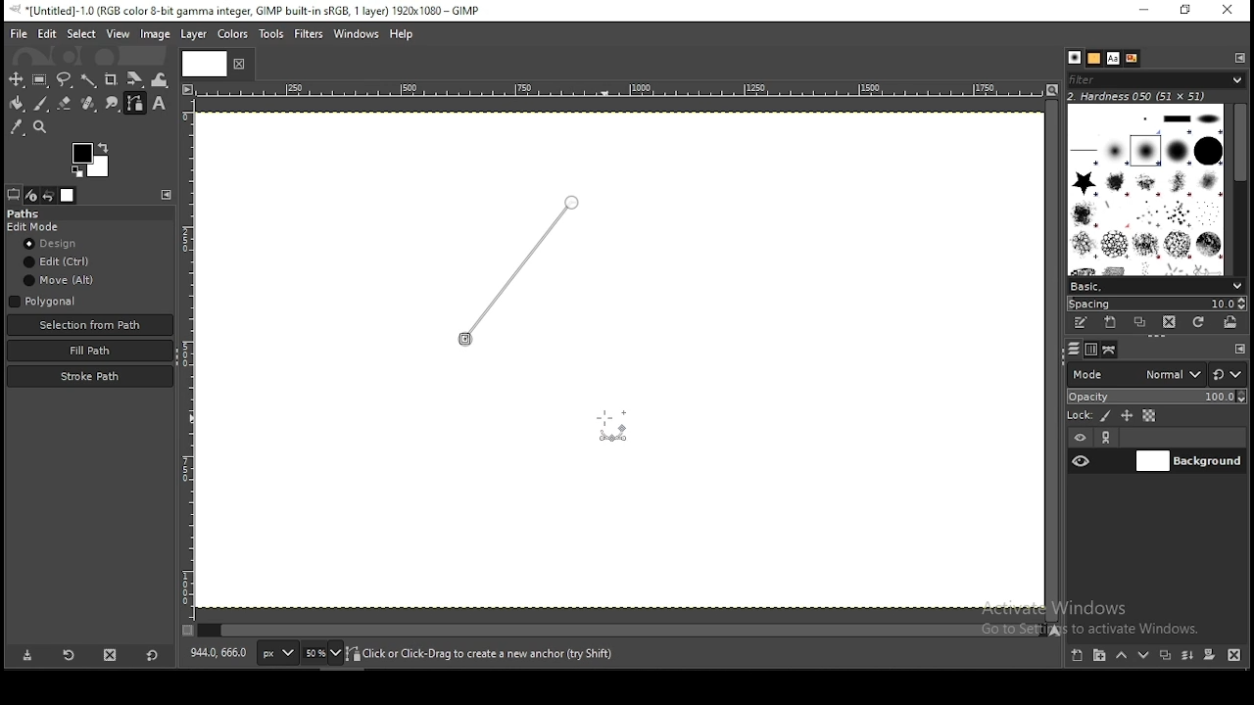 Image resolution: width=1254 pixels, height=705 pixels. Describe the element at coordinates (322, 653) in the screenshot. I see `zoom status` at that location.